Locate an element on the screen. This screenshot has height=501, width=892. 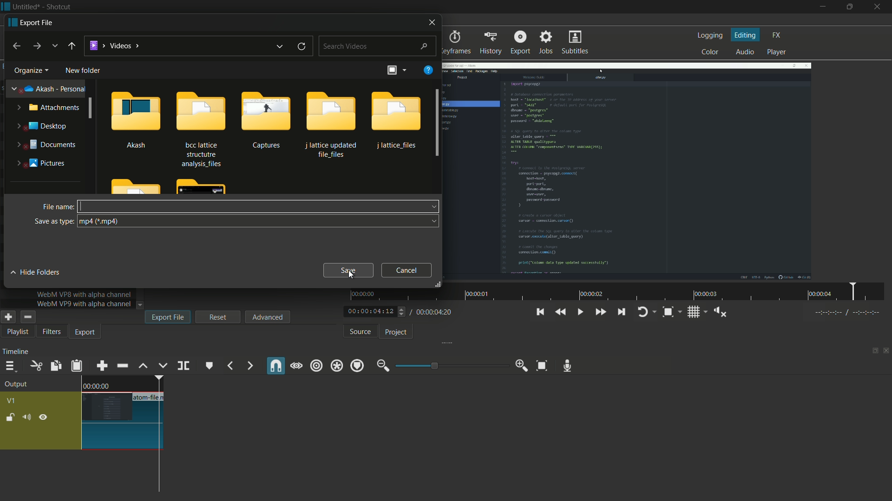
desktop is located at coordinates (42, 126).